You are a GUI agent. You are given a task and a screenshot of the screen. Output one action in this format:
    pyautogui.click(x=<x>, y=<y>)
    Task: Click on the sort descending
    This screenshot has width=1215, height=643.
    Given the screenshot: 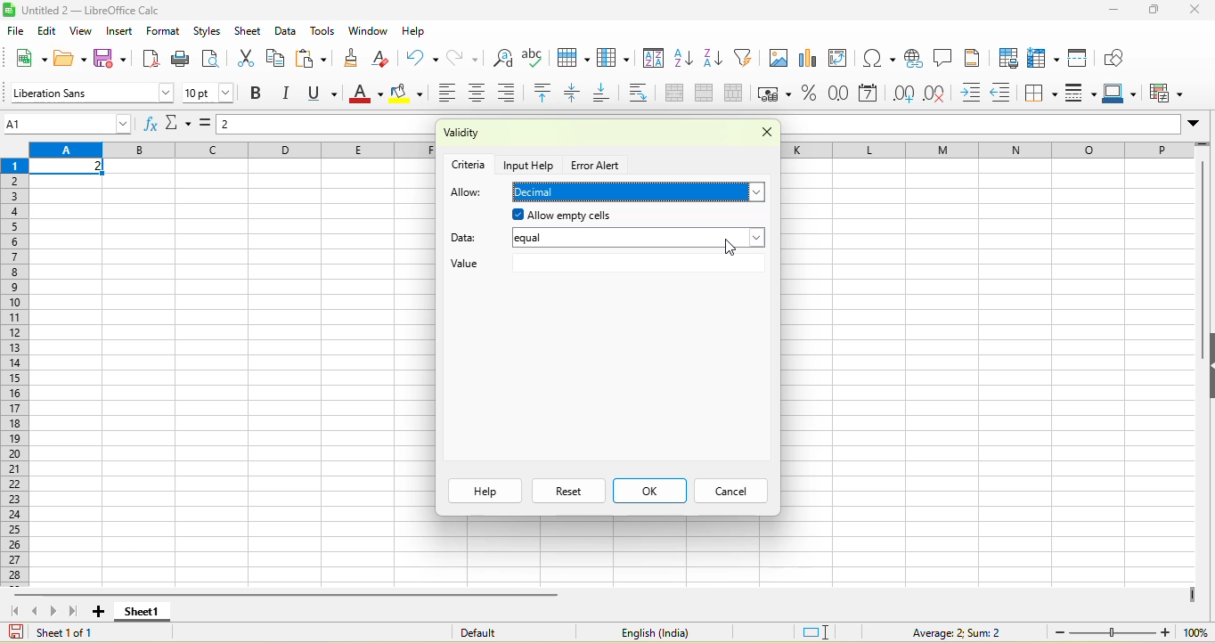 What is the action you would take?
    pyautogui.click(x=715, y=60)
    